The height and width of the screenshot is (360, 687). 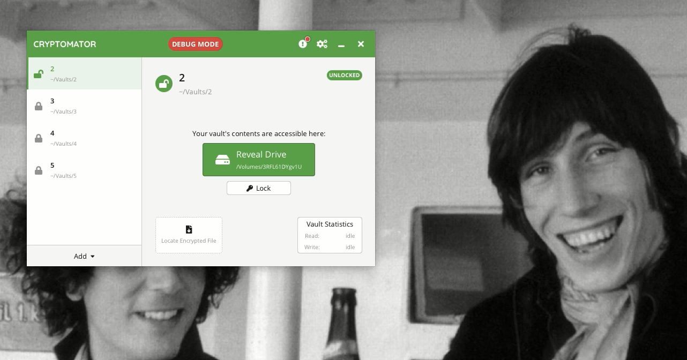 I want to click on Debug mode, so click(x=194, y=42).